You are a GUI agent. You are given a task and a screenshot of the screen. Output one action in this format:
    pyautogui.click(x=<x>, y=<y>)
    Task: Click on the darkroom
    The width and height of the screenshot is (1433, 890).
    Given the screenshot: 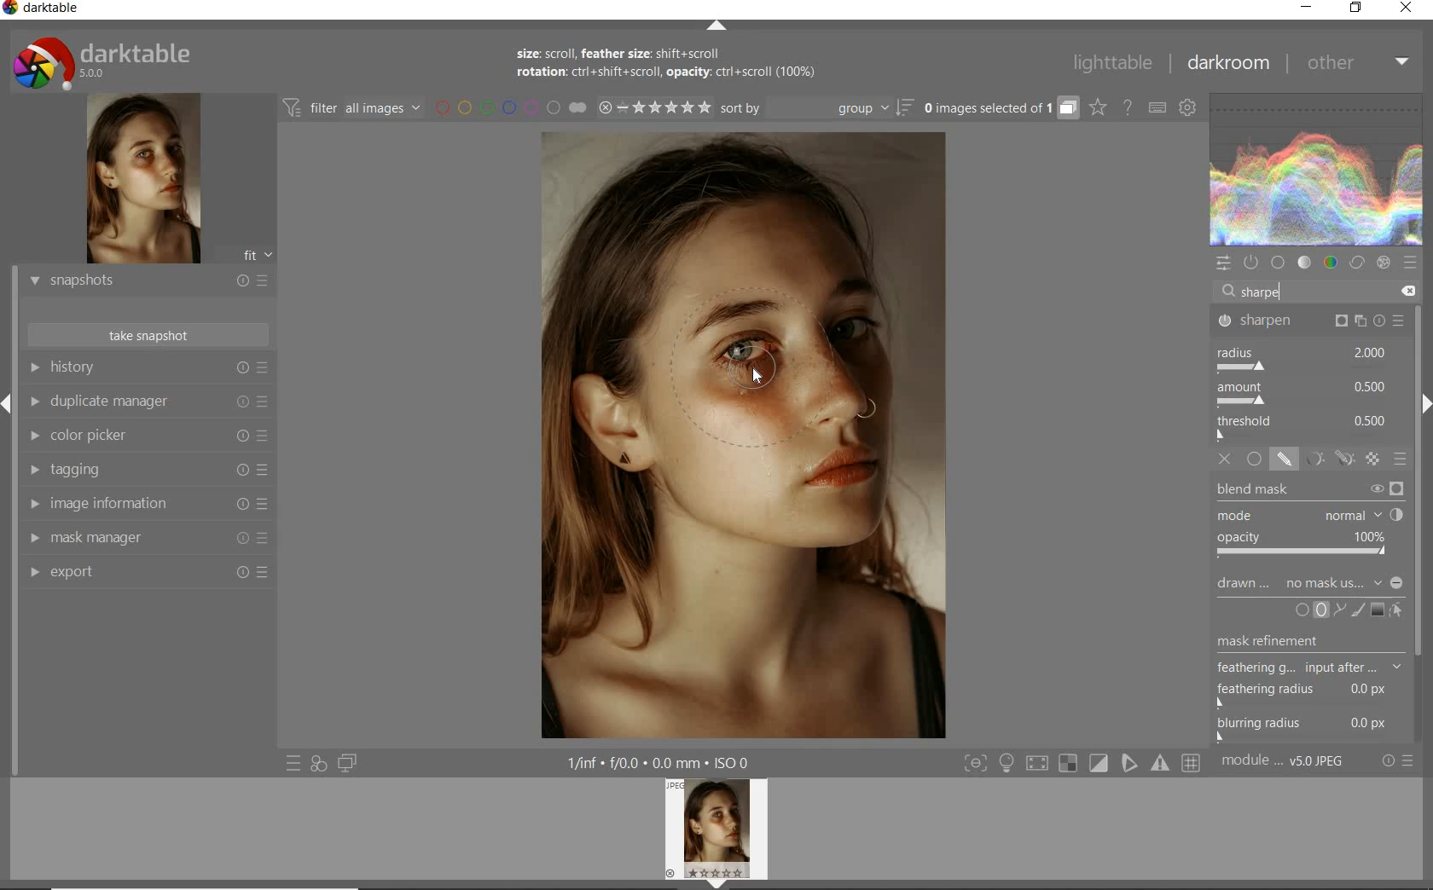 What is the action you would take?
    pyautogui.click(x=1229, y=66)
    